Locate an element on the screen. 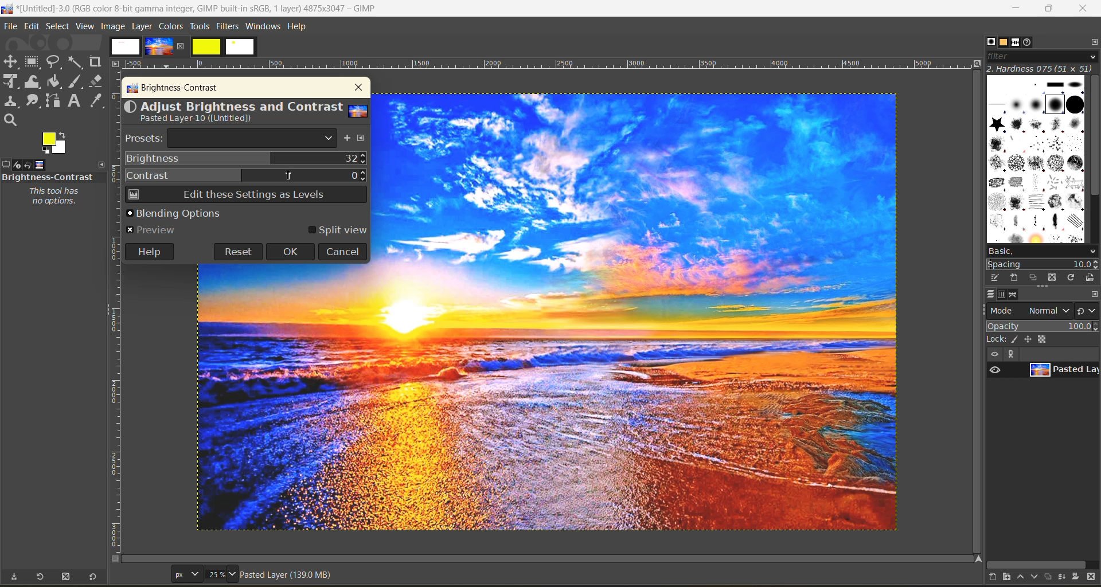 The width and height of the screenshot is (1101, 587). open brush as image is located at coordinates (1091, 278).